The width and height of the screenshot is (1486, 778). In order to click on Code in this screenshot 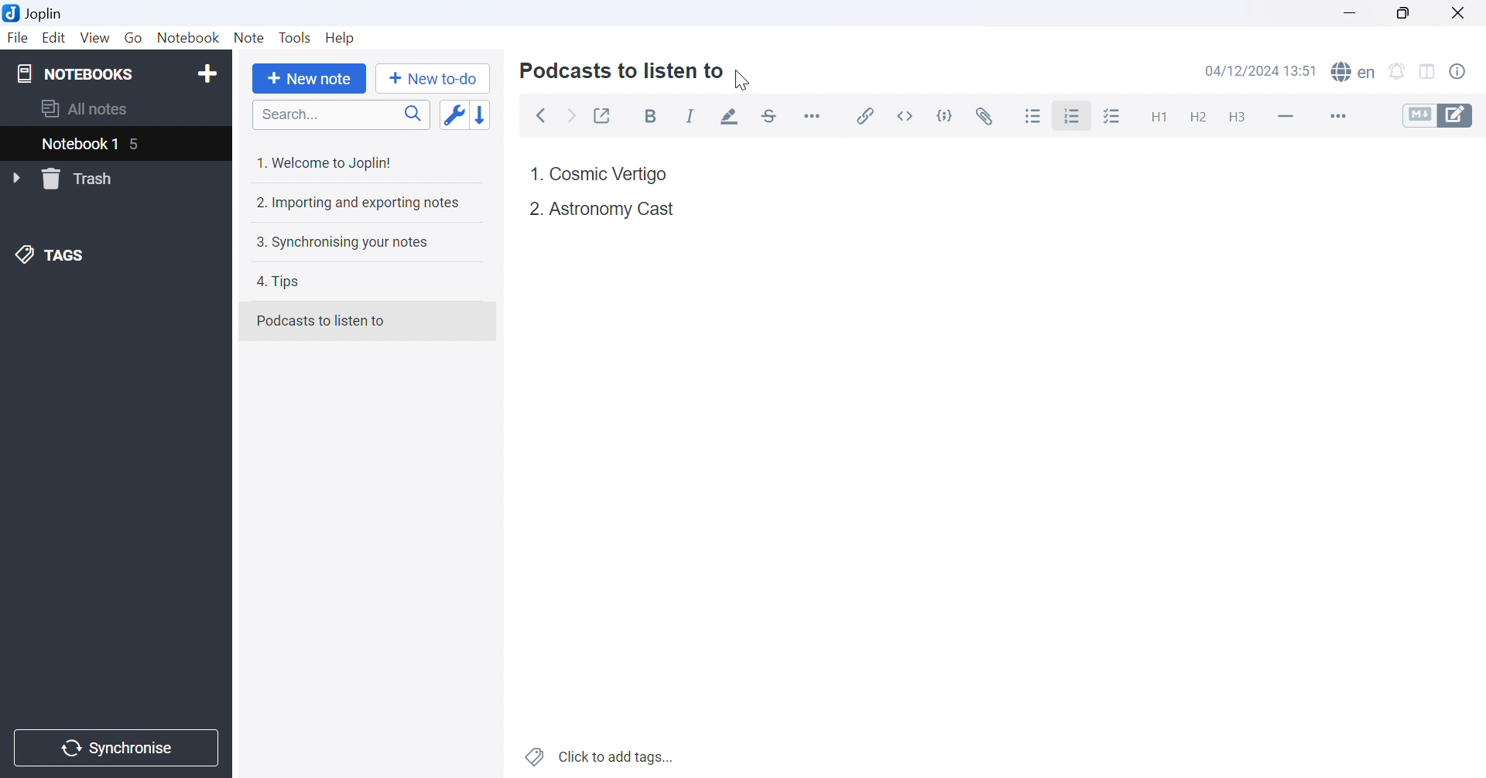, I will do `click(948, 114)`.